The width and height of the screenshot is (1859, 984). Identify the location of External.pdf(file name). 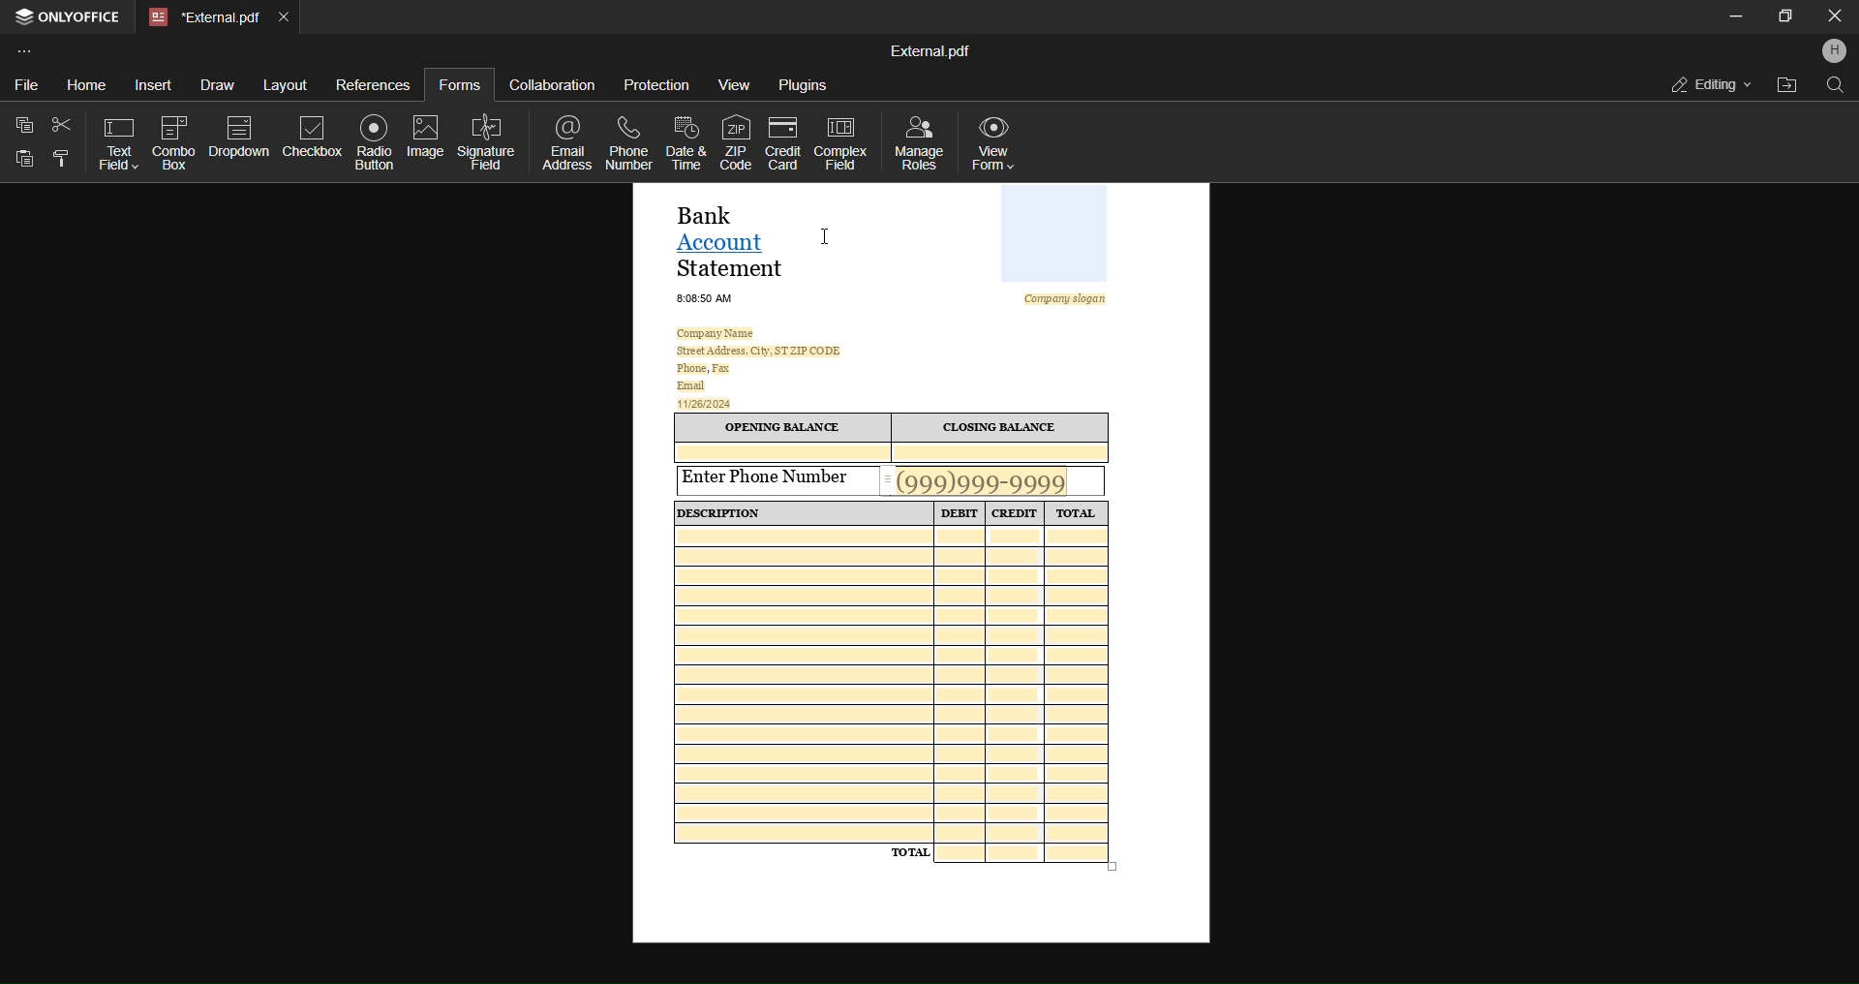
(933, 49).